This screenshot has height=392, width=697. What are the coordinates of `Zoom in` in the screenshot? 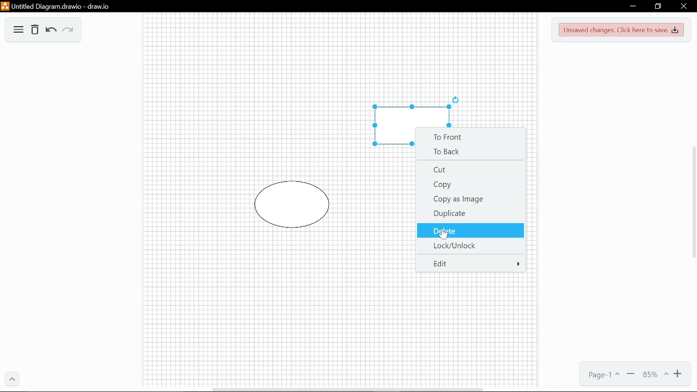 It's located at (680, 376).